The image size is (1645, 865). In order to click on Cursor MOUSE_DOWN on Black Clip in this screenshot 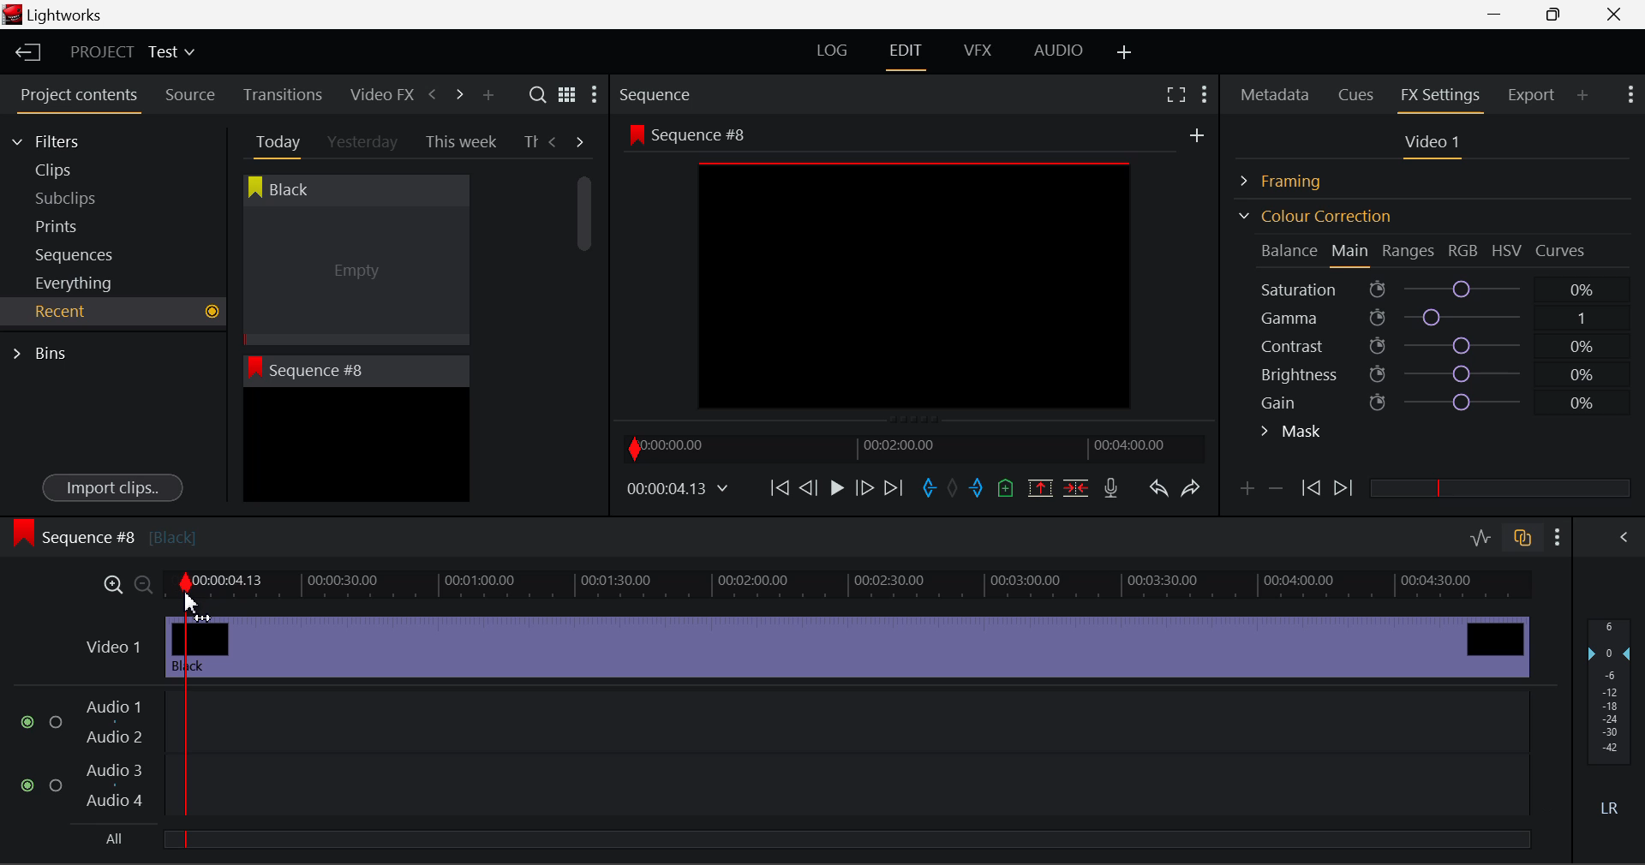, I will do `click(354, 276)`.